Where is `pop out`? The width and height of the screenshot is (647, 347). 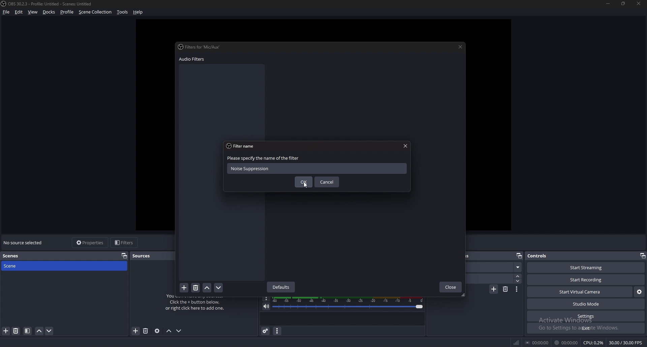 pop out is located at coordinates (643, 256).